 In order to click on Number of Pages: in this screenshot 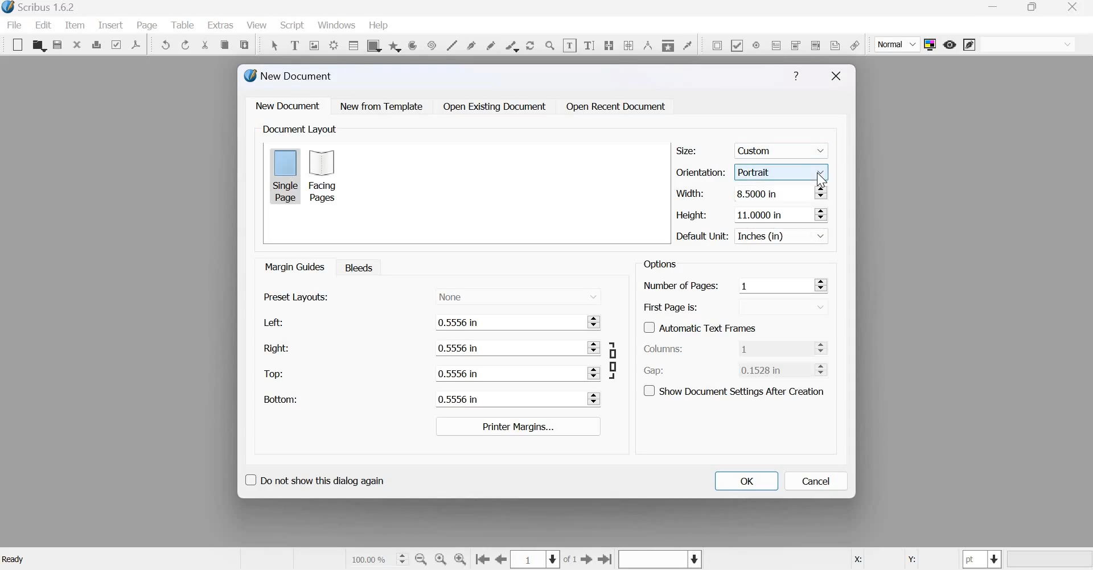, I will do `click(681, 287)`.